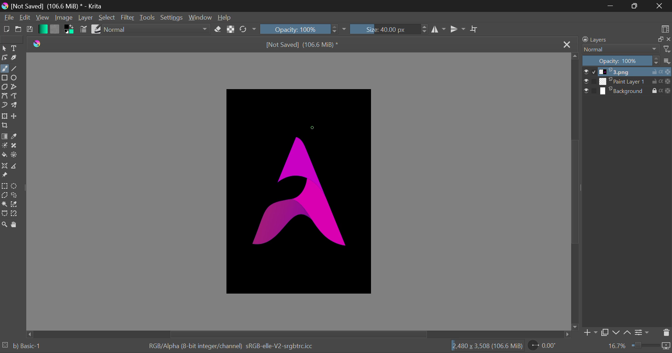 The image size is (672, 353). What do you see at coordinates (5, 58) in the screenshot?
I see `Edit Shapes` at bounding box center [5, 58].